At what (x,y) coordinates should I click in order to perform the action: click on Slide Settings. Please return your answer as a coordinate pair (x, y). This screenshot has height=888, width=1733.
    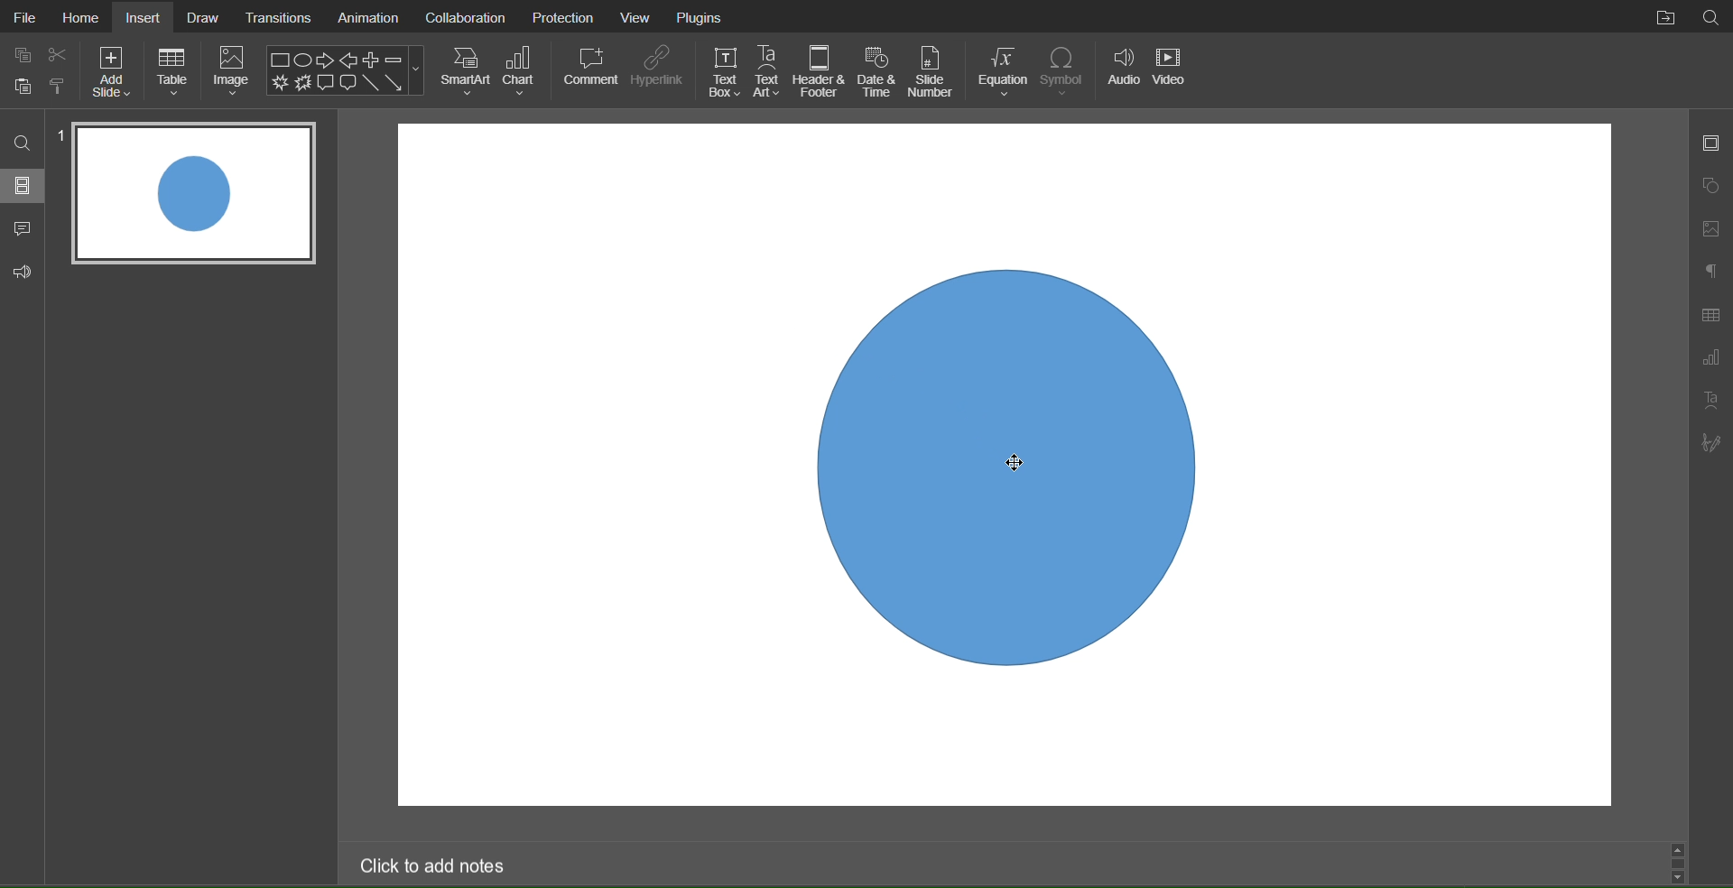
    Looking at the image, I should click on (1710, 146).